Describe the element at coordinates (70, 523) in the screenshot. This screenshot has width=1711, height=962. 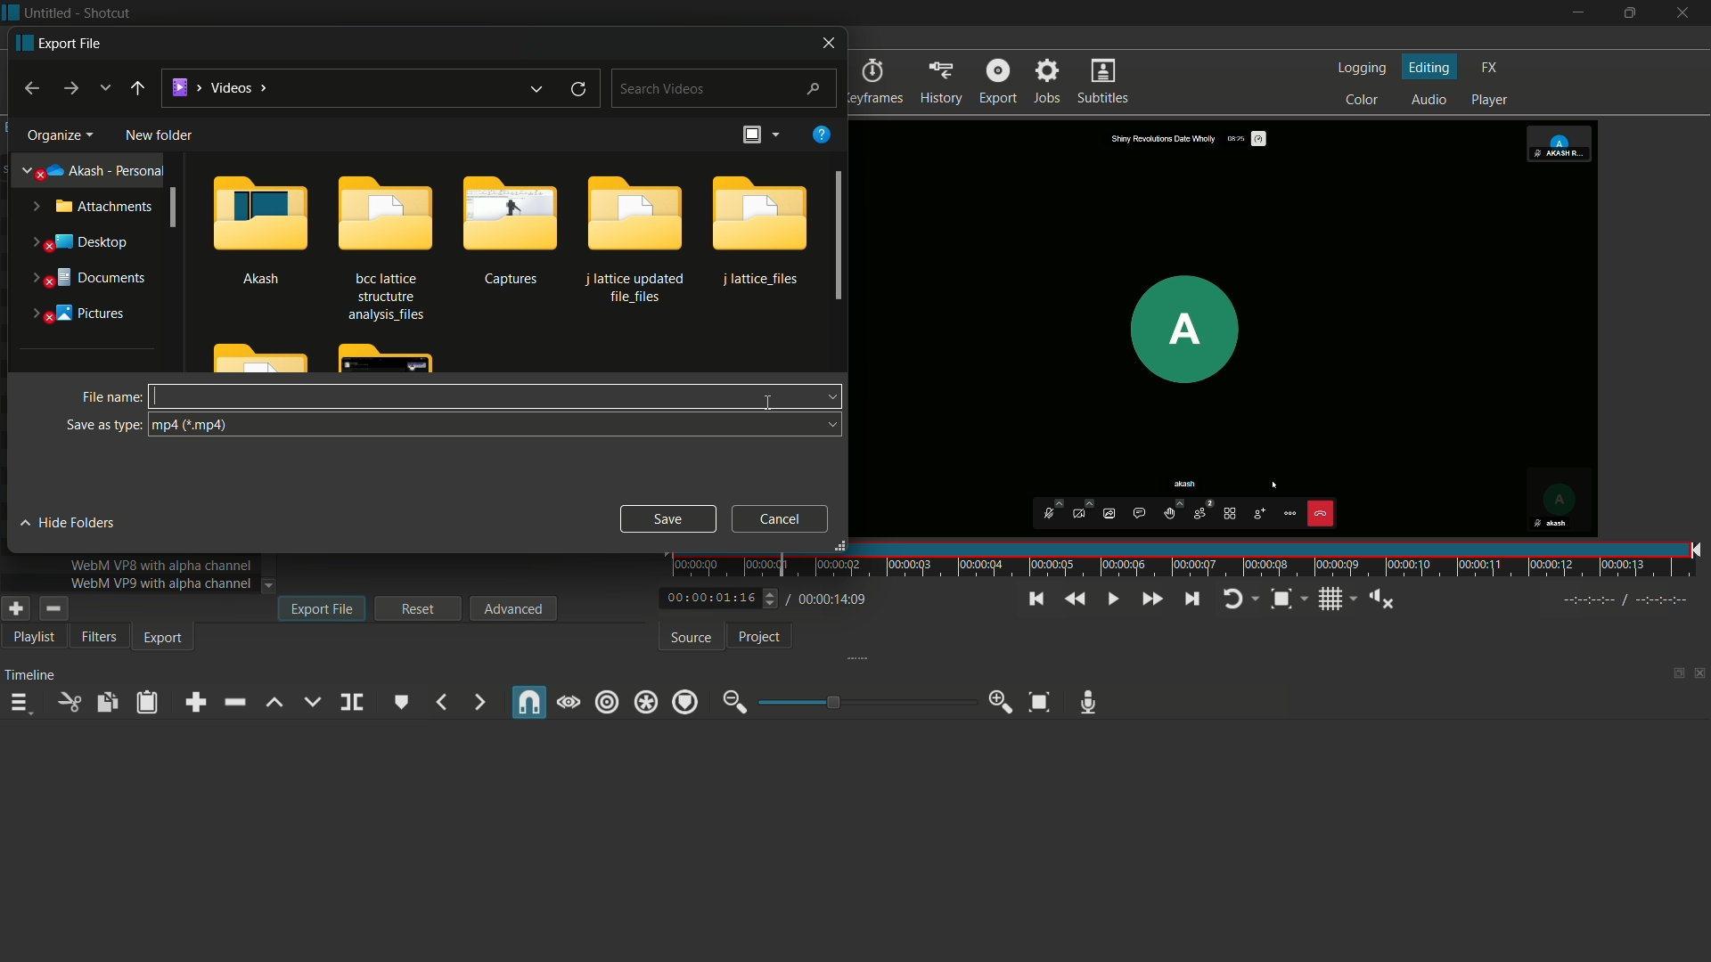
I see `hide folders` at that location.